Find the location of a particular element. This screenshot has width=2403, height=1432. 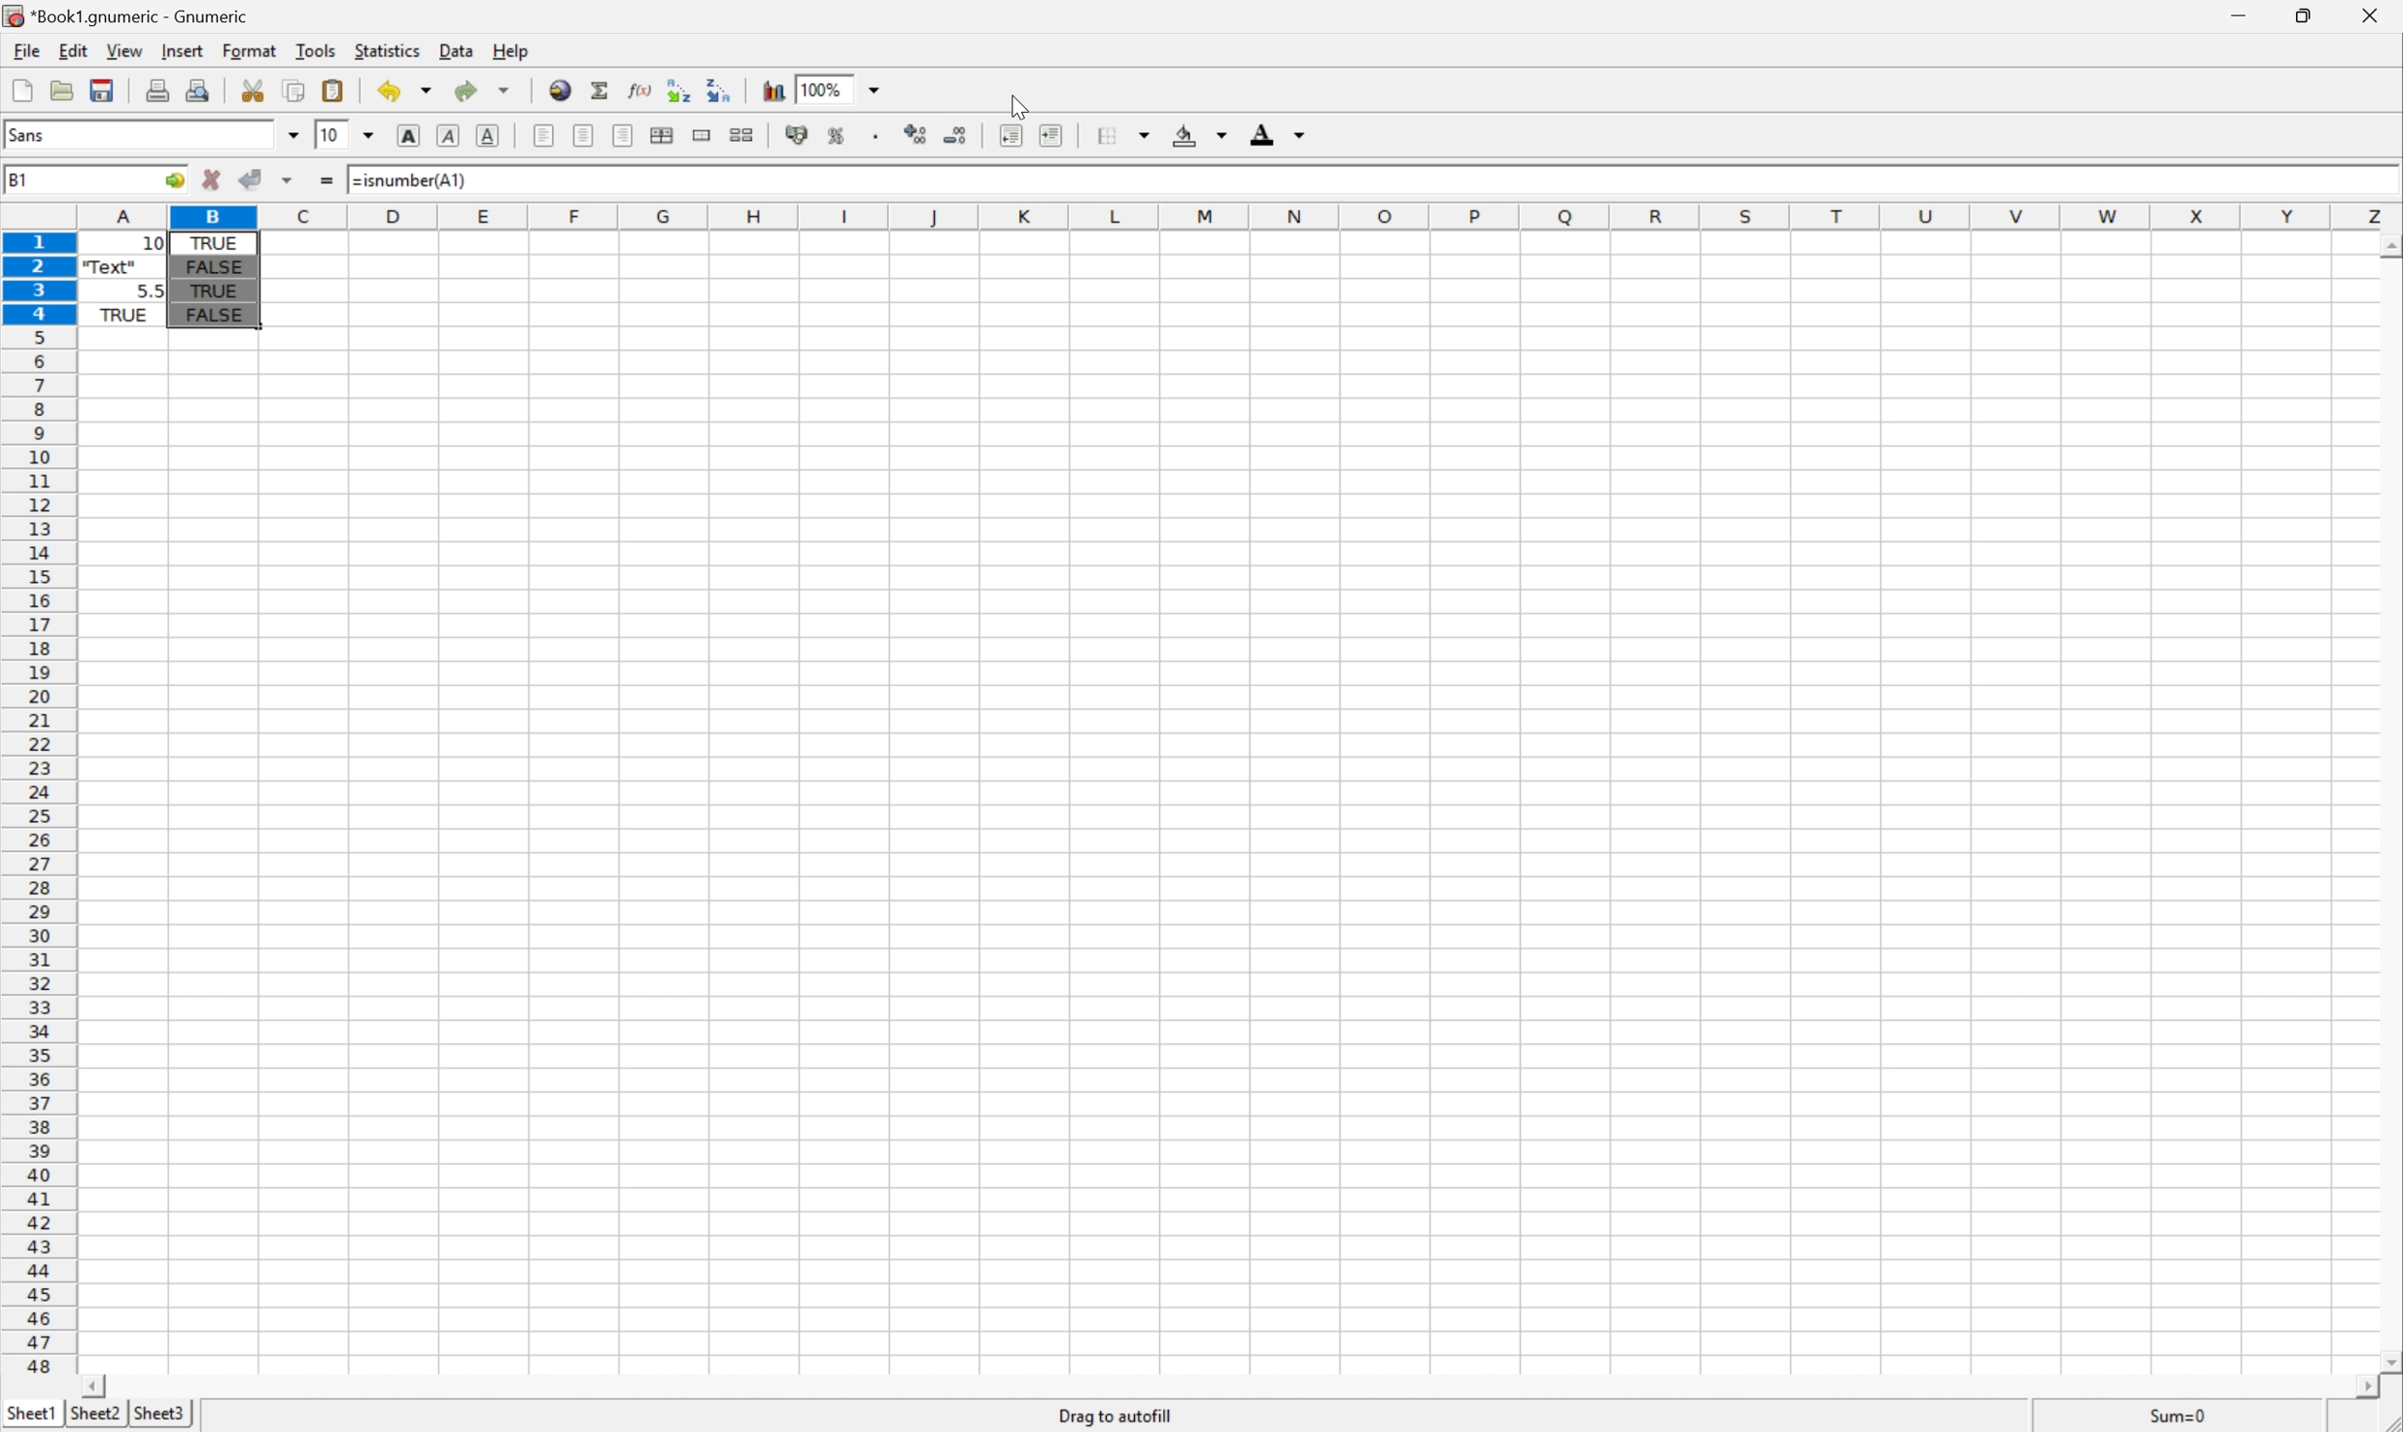

Paste a clipboard is located at coordinates (332, 89).